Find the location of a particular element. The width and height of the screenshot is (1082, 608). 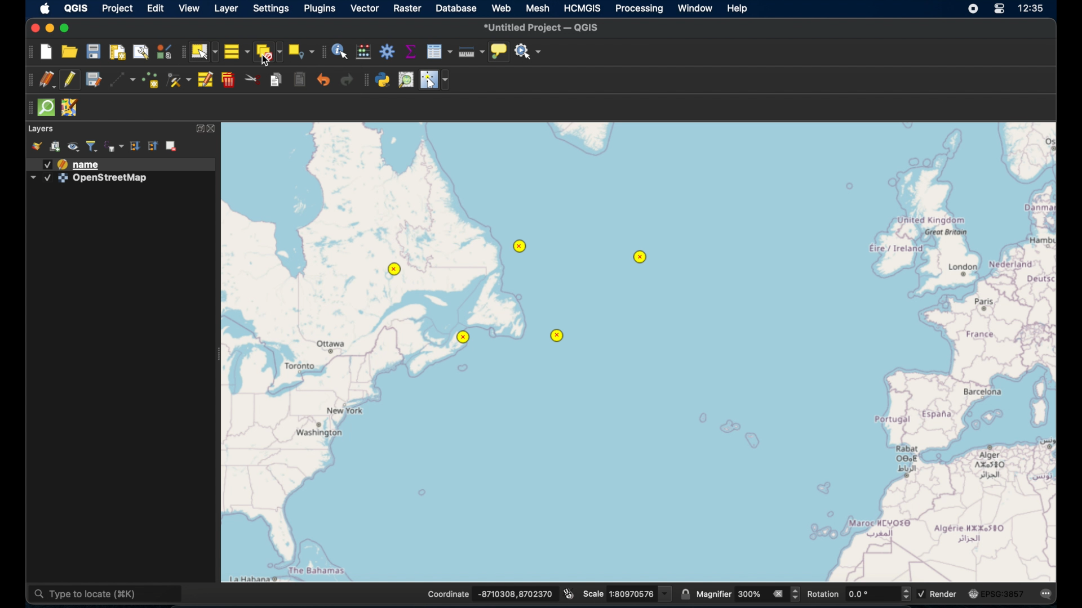

save project is located at coordinates (93, 53).